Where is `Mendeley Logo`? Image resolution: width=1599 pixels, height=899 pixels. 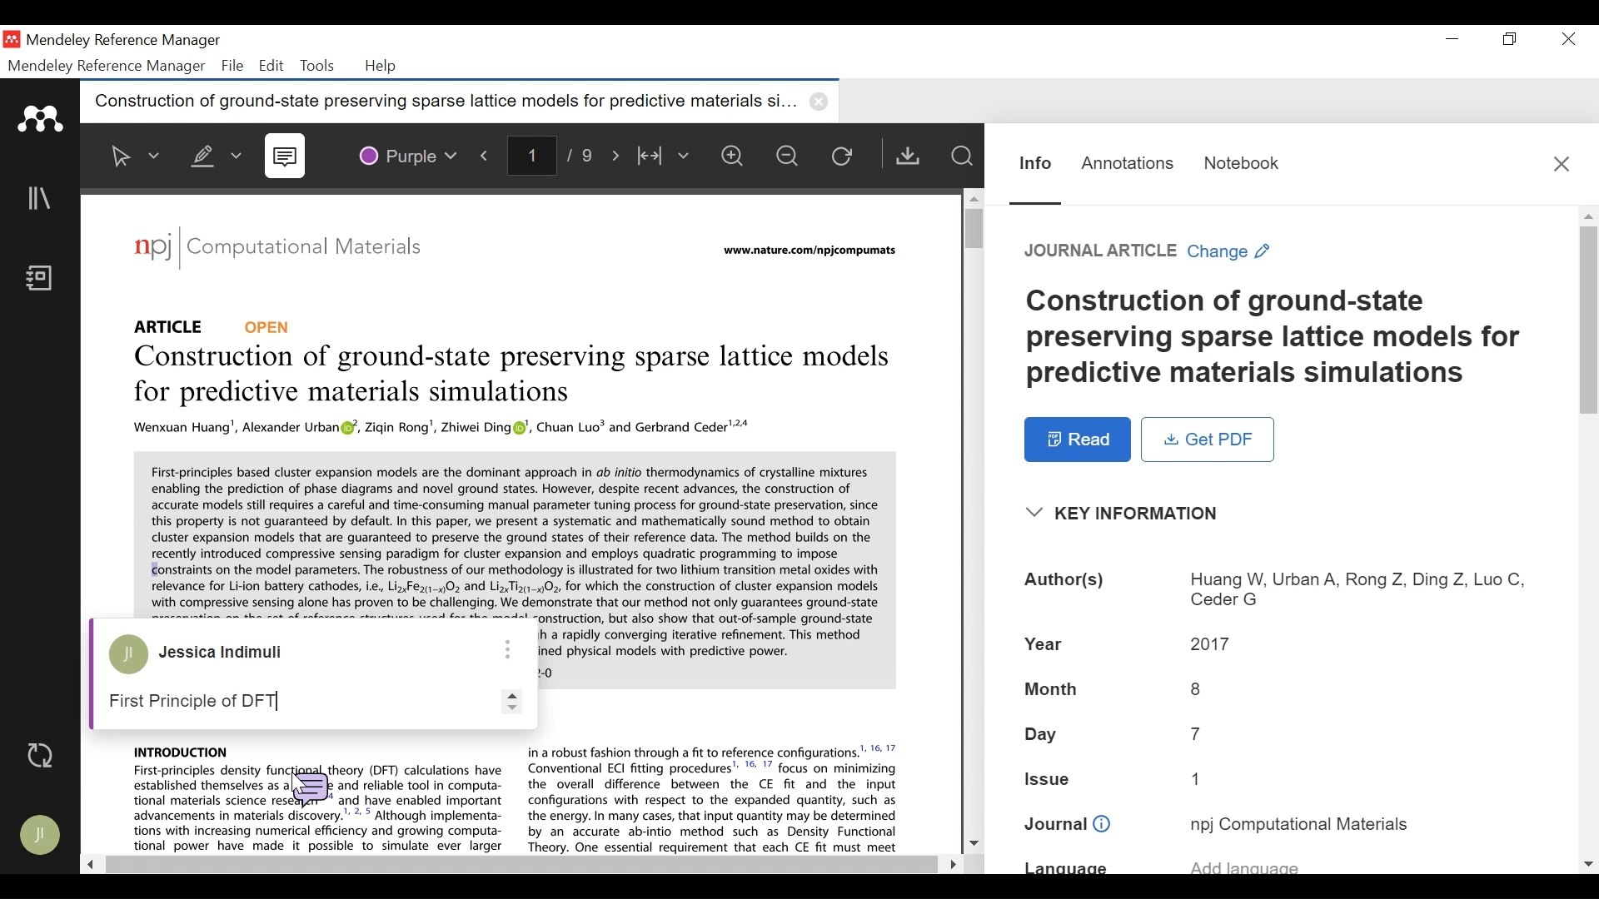
Mendeley Logo is located at coordinates (42, 119).